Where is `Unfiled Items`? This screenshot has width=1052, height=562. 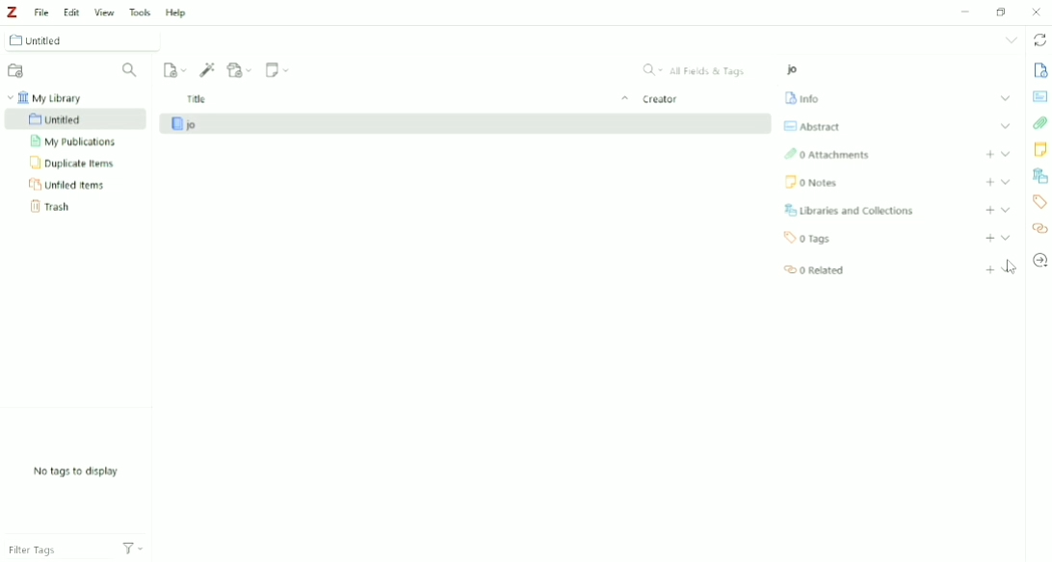
Unfiled Items is located at coordinates (68, 184).